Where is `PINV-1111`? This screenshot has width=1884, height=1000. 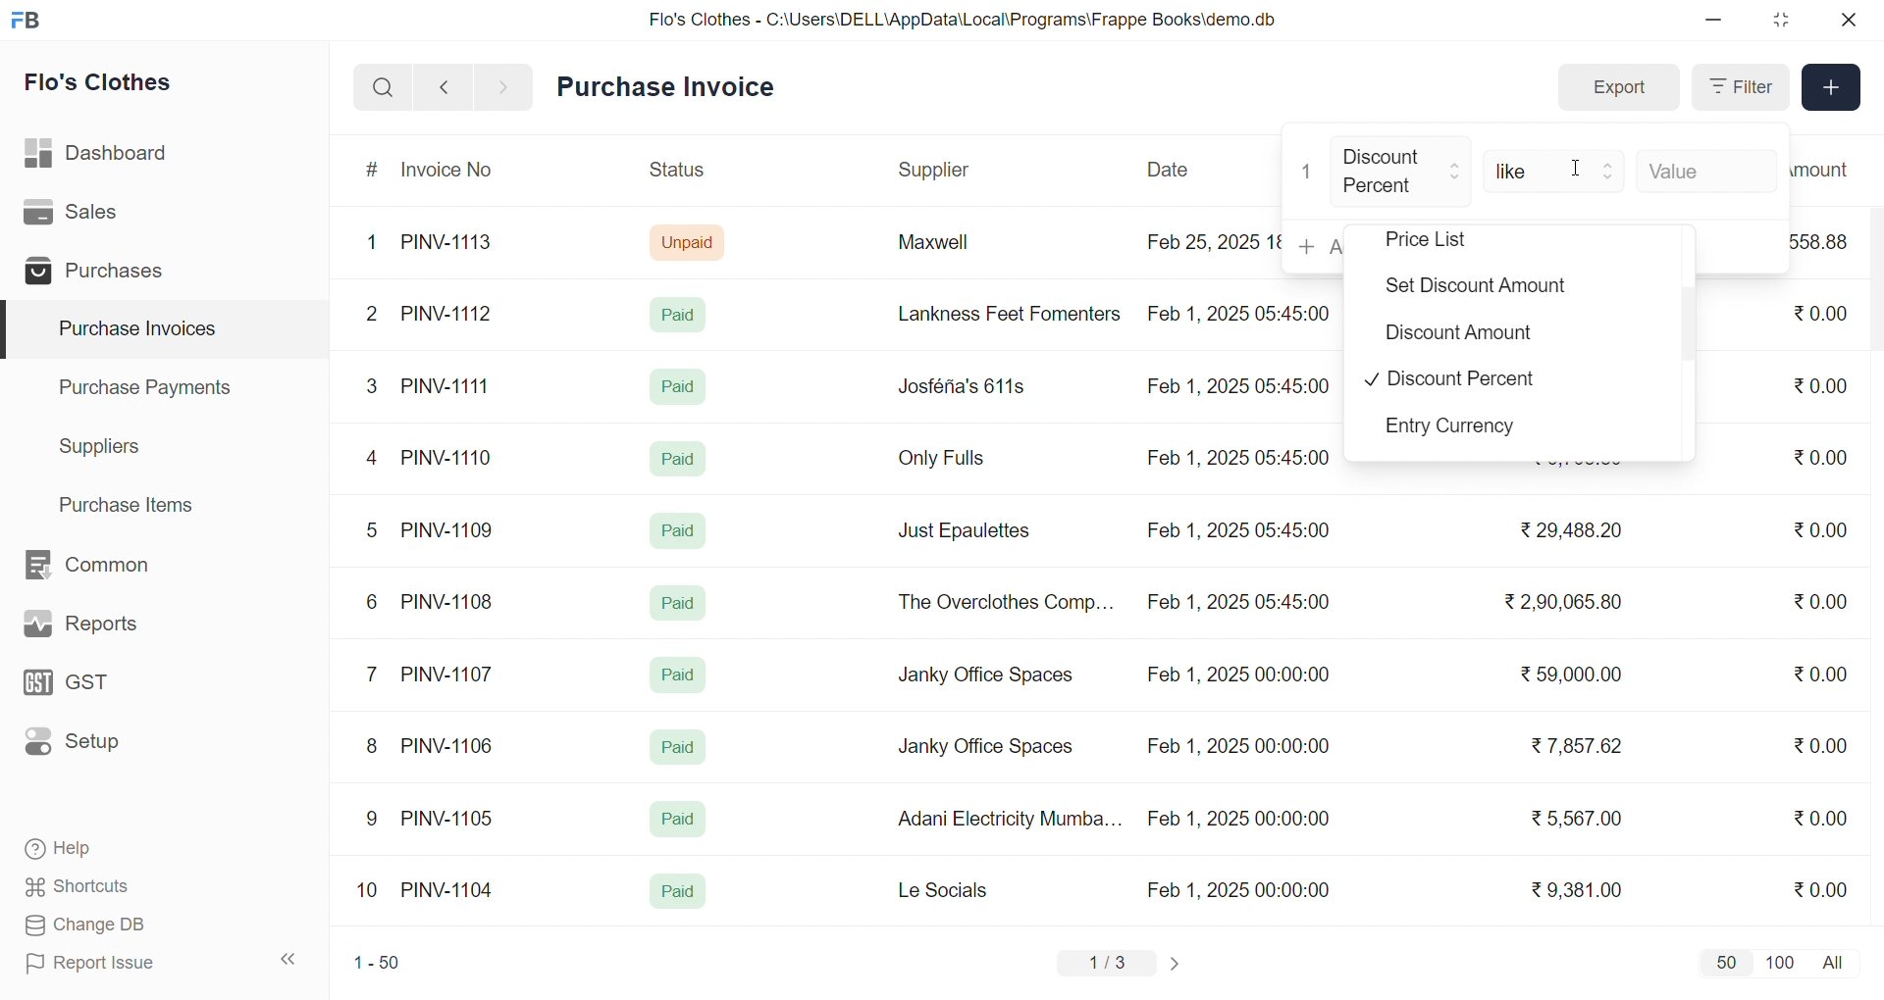 PINV-1111 is located at coordinates (447, 385).